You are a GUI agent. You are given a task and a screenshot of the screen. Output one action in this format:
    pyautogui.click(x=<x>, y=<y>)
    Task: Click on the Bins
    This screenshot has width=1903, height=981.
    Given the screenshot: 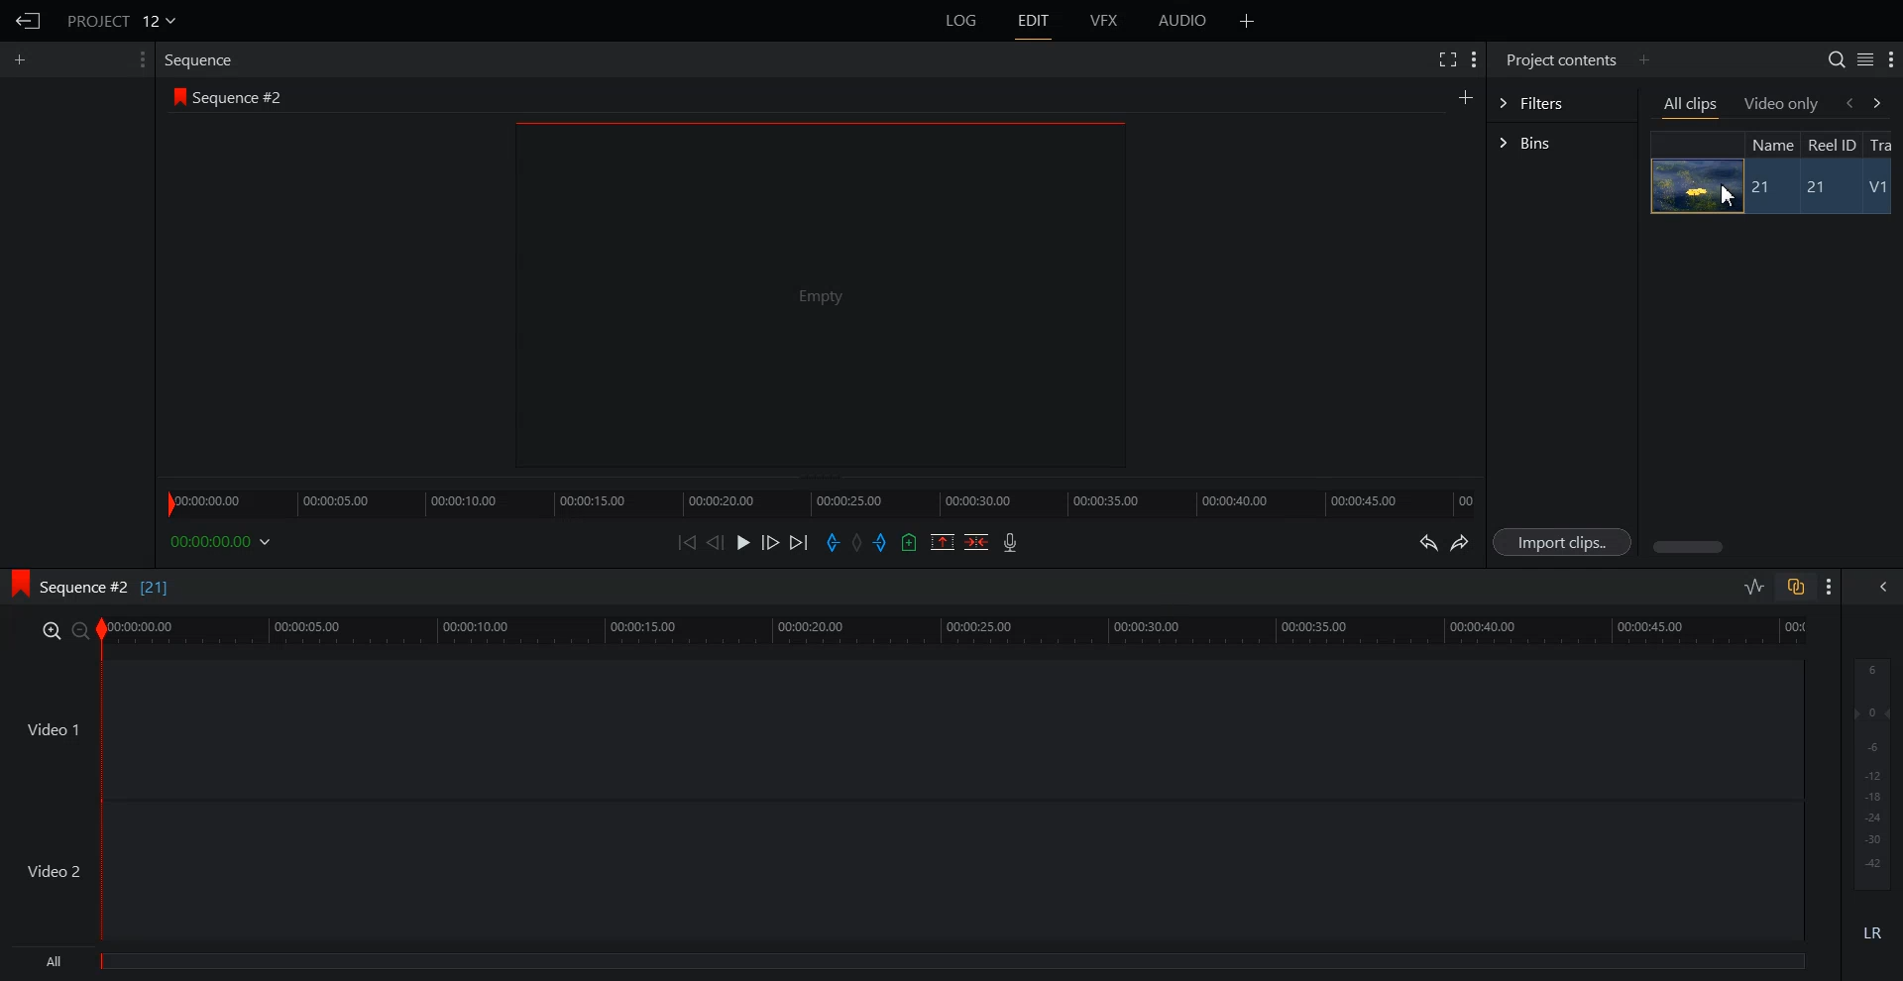 What is the action you would take?
    pyautogui.click(x=1562, y=145)
    